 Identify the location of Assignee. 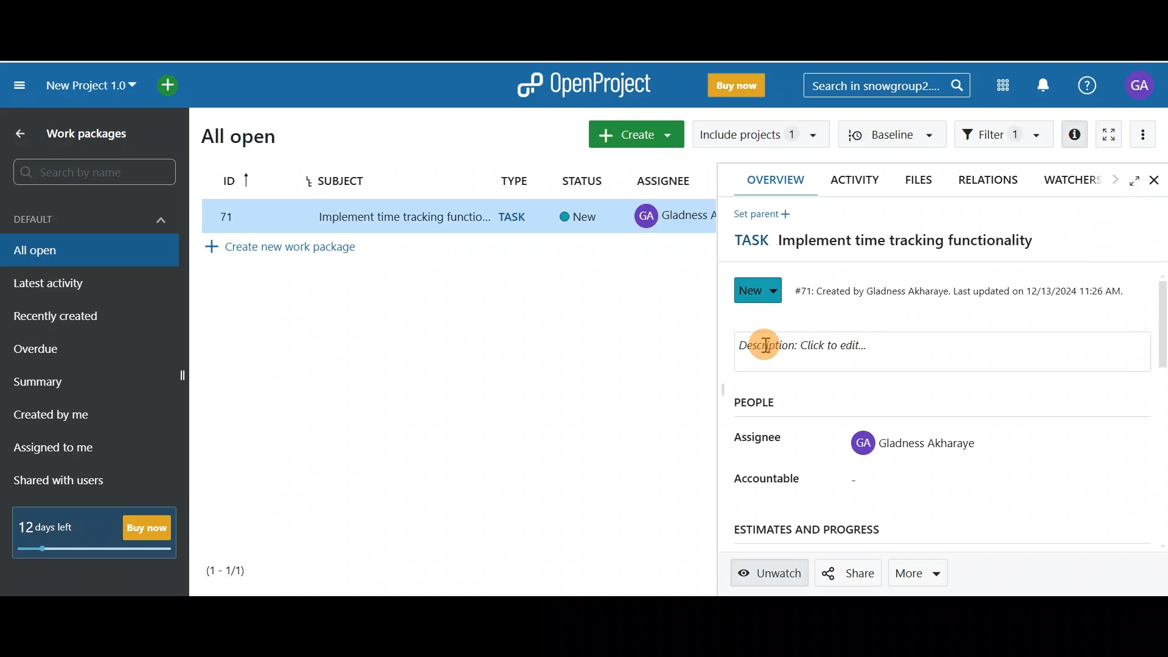
(667, 181).